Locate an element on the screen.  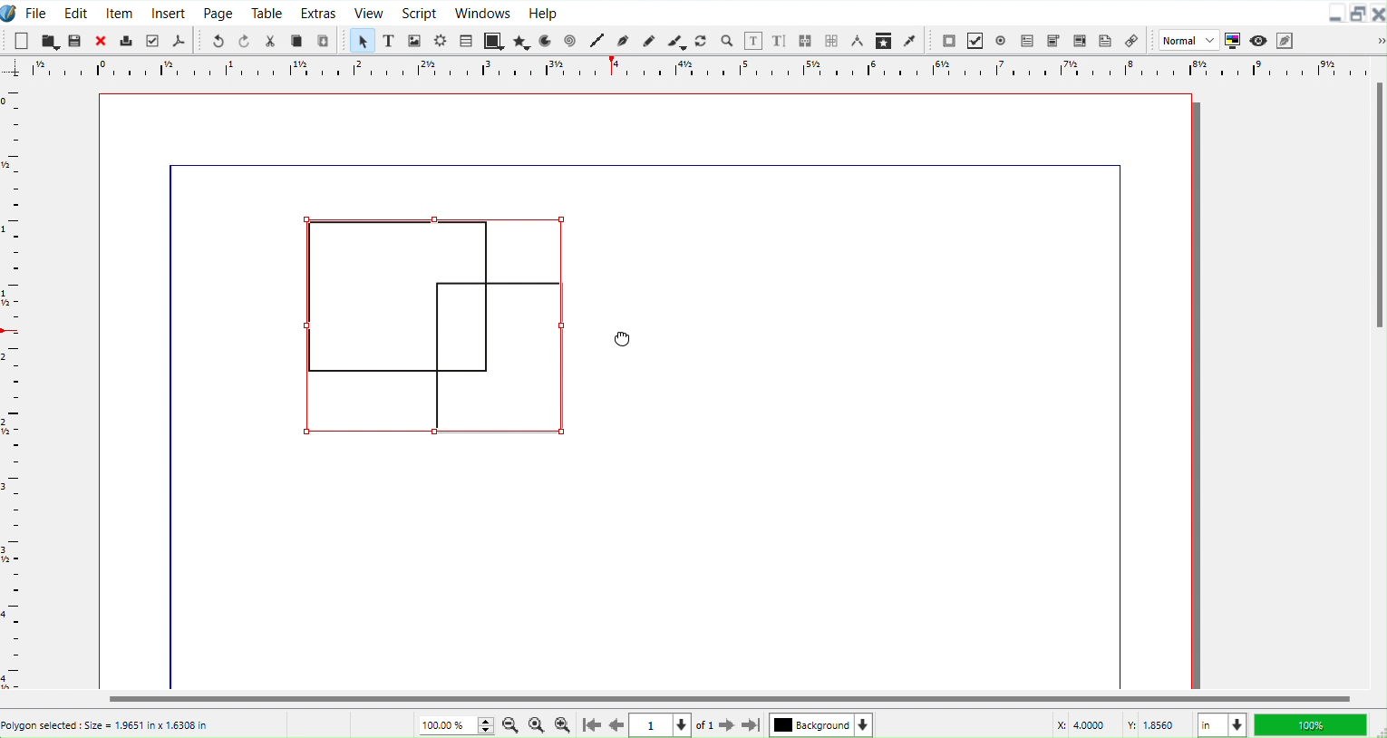
line is located at coordinates (1120, 432).